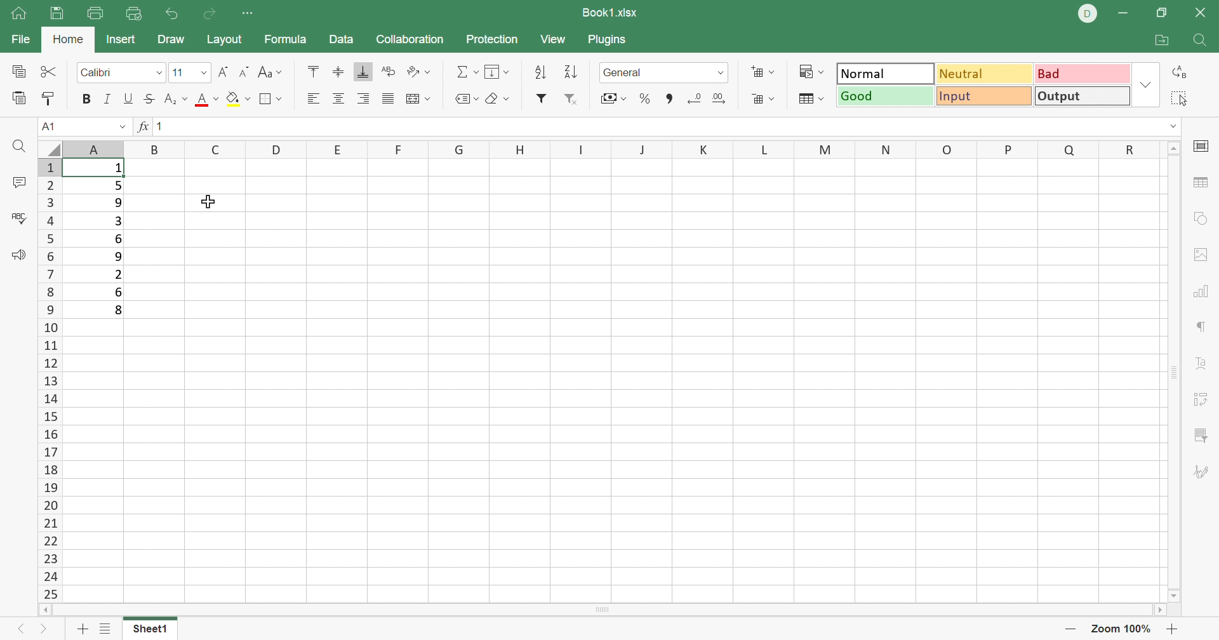 Image resolution: width=1219 pixels, height=640 pixels. Describe the element at coordinates (1153, 611) in the screenshot. I see `Scroll Right` at that location.